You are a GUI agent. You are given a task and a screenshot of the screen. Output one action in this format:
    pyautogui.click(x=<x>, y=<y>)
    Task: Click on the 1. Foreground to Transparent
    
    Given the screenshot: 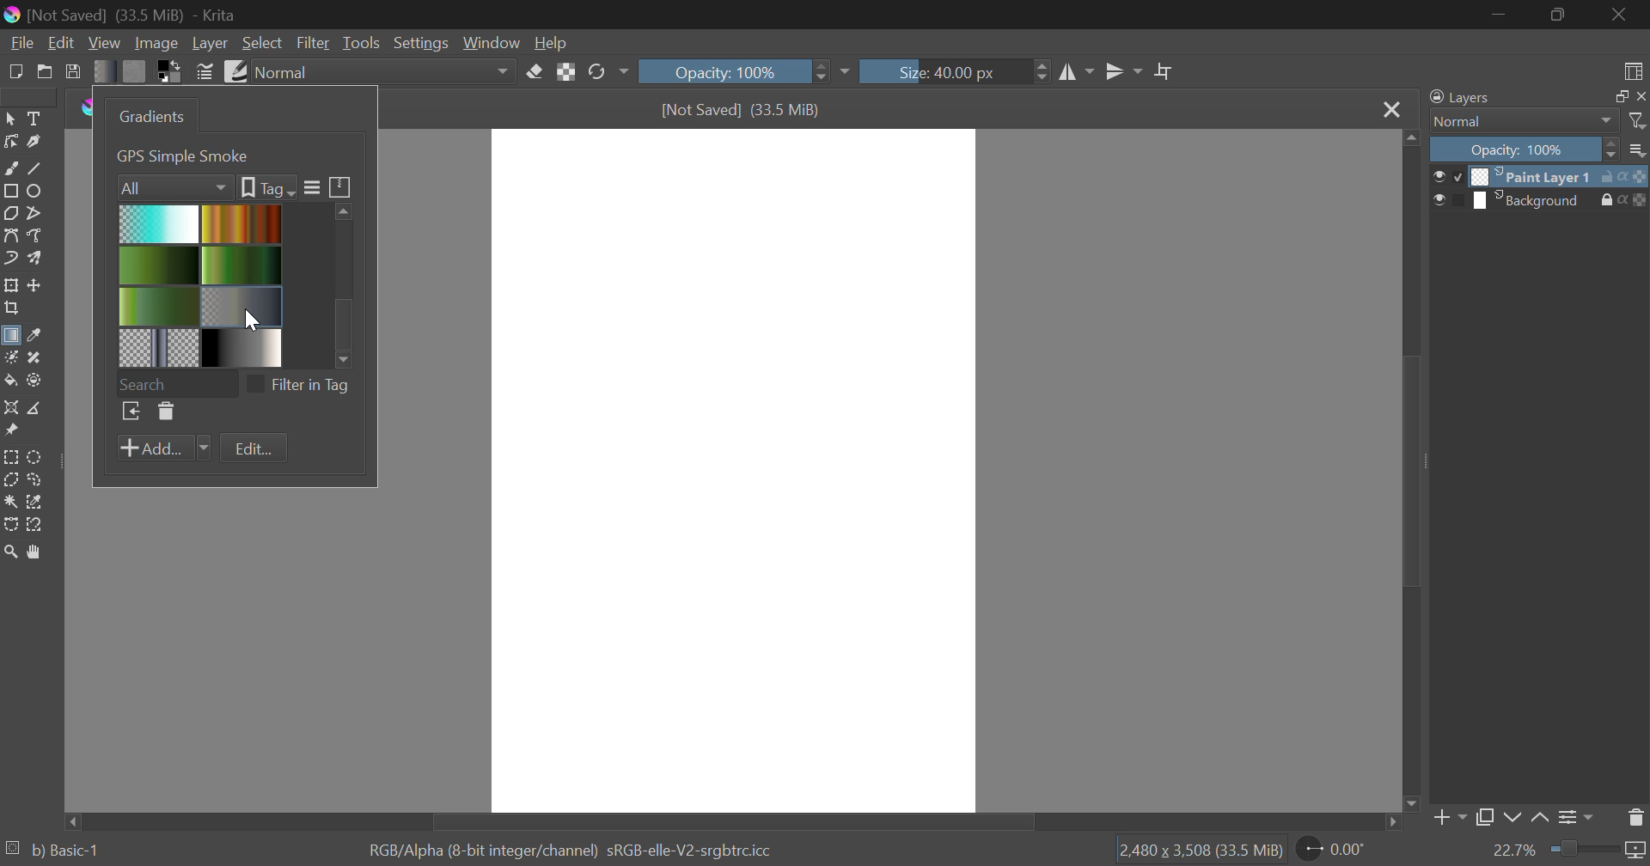 What is the action you would take?
    pyautogui.click(x=220, y=155)
    